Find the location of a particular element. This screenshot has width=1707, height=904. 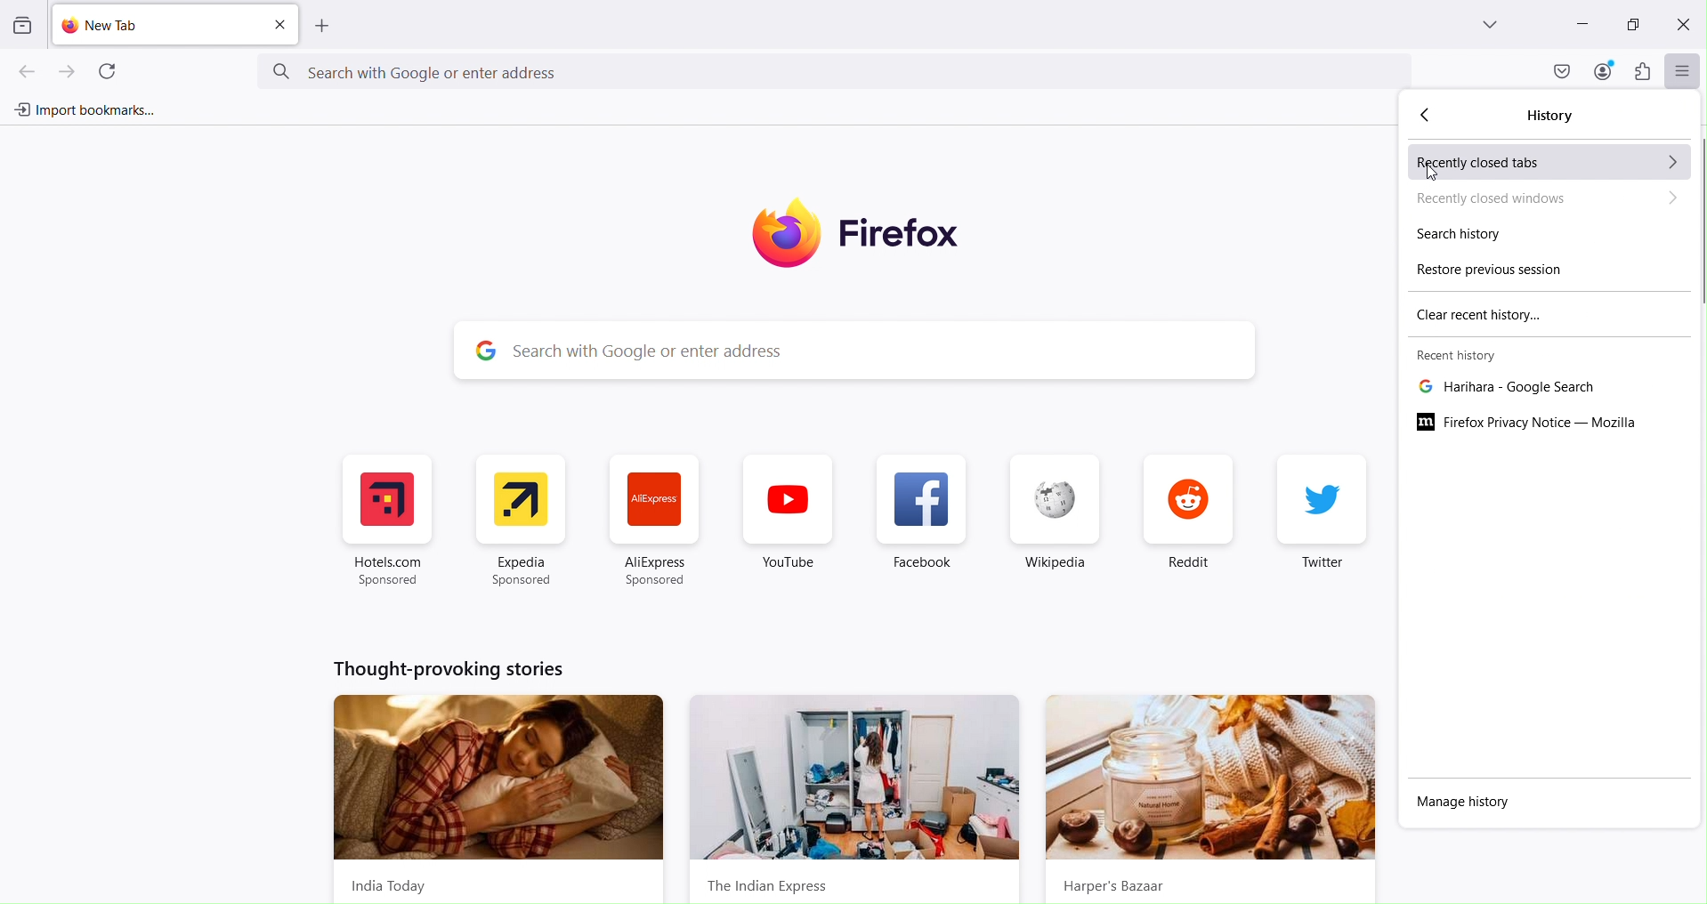

Import bookmarks is located at coordinates (82, 110).